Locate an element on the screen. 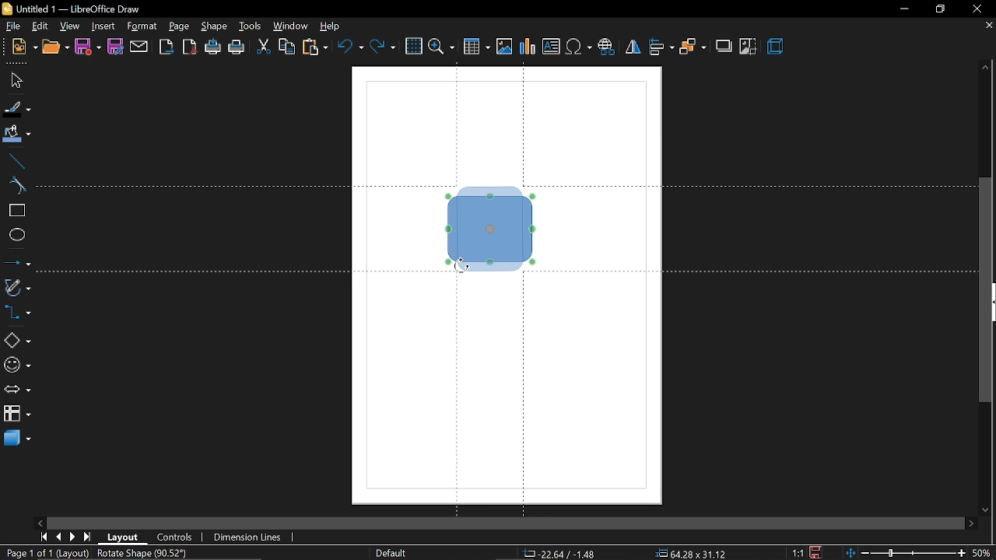 This screenshot has width=996, height=560. window is located at coordinates (292, 26).